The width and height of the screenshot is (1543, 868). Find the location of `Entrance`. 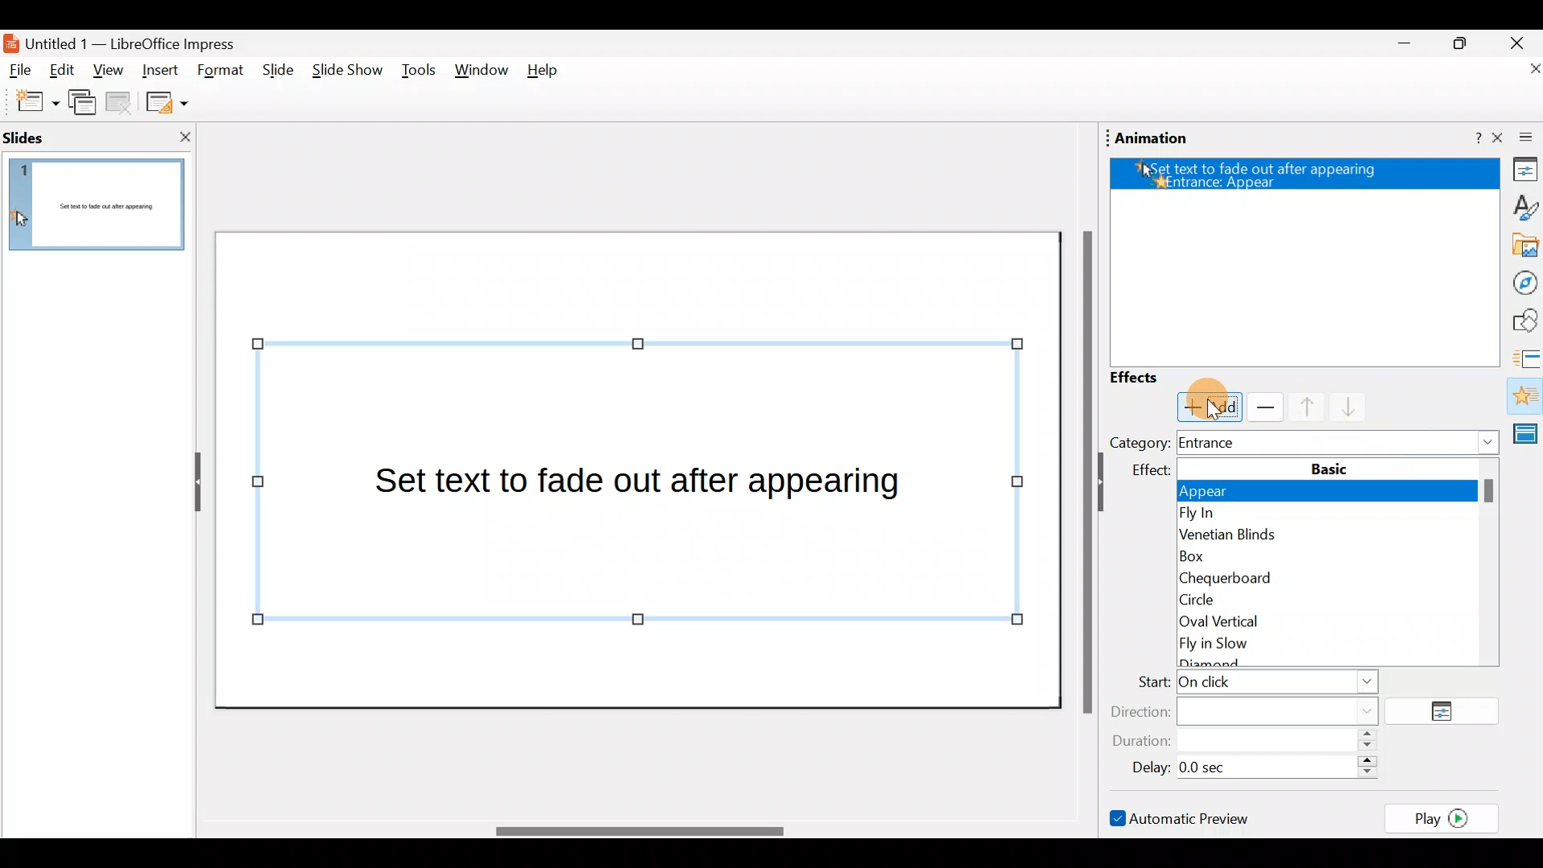

Entrance is located at coordinates (1340, 442).